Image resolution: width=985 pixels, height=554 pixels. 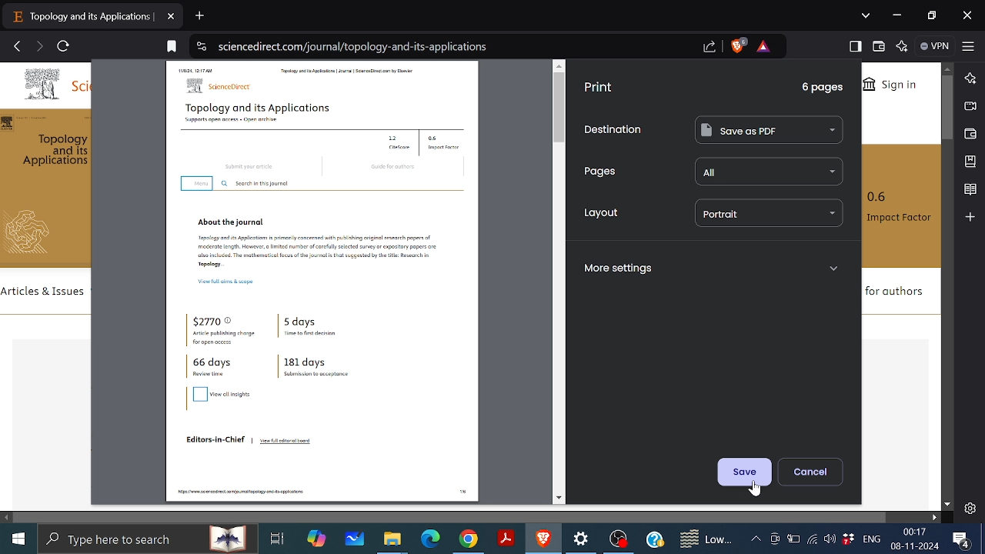 I want to click on Start, so click(x=18, y=539).